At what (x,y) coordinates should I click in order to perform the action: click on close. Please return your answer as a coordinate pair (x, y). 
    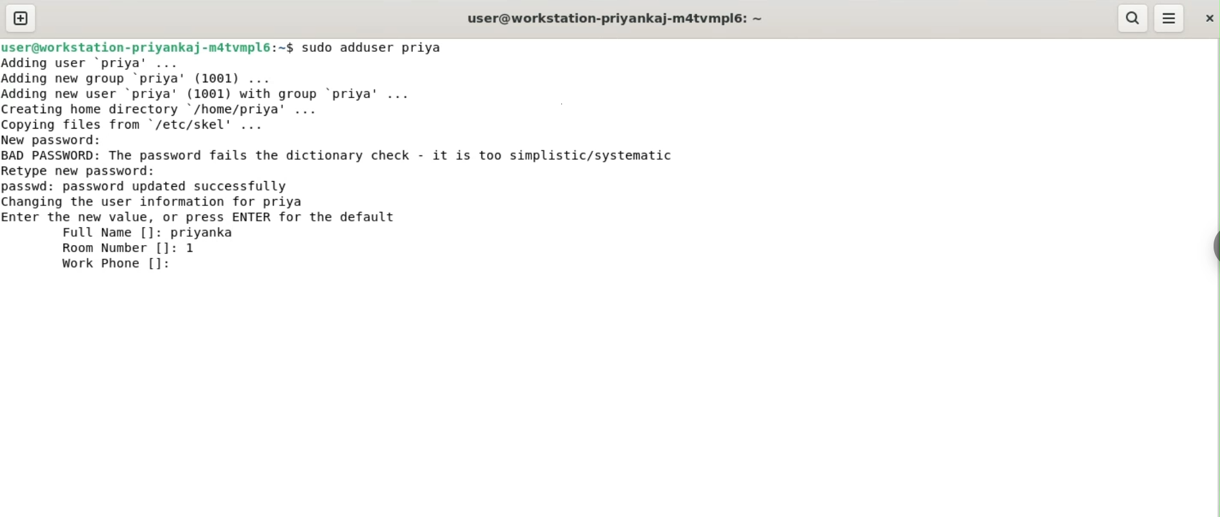
    Looking at the image, I should click on (1208, 18).